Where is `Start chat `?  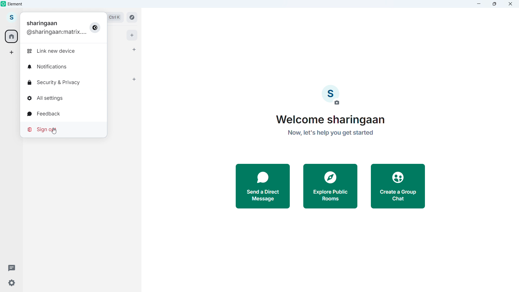 Start chat  is located at coordinates (133, 49).